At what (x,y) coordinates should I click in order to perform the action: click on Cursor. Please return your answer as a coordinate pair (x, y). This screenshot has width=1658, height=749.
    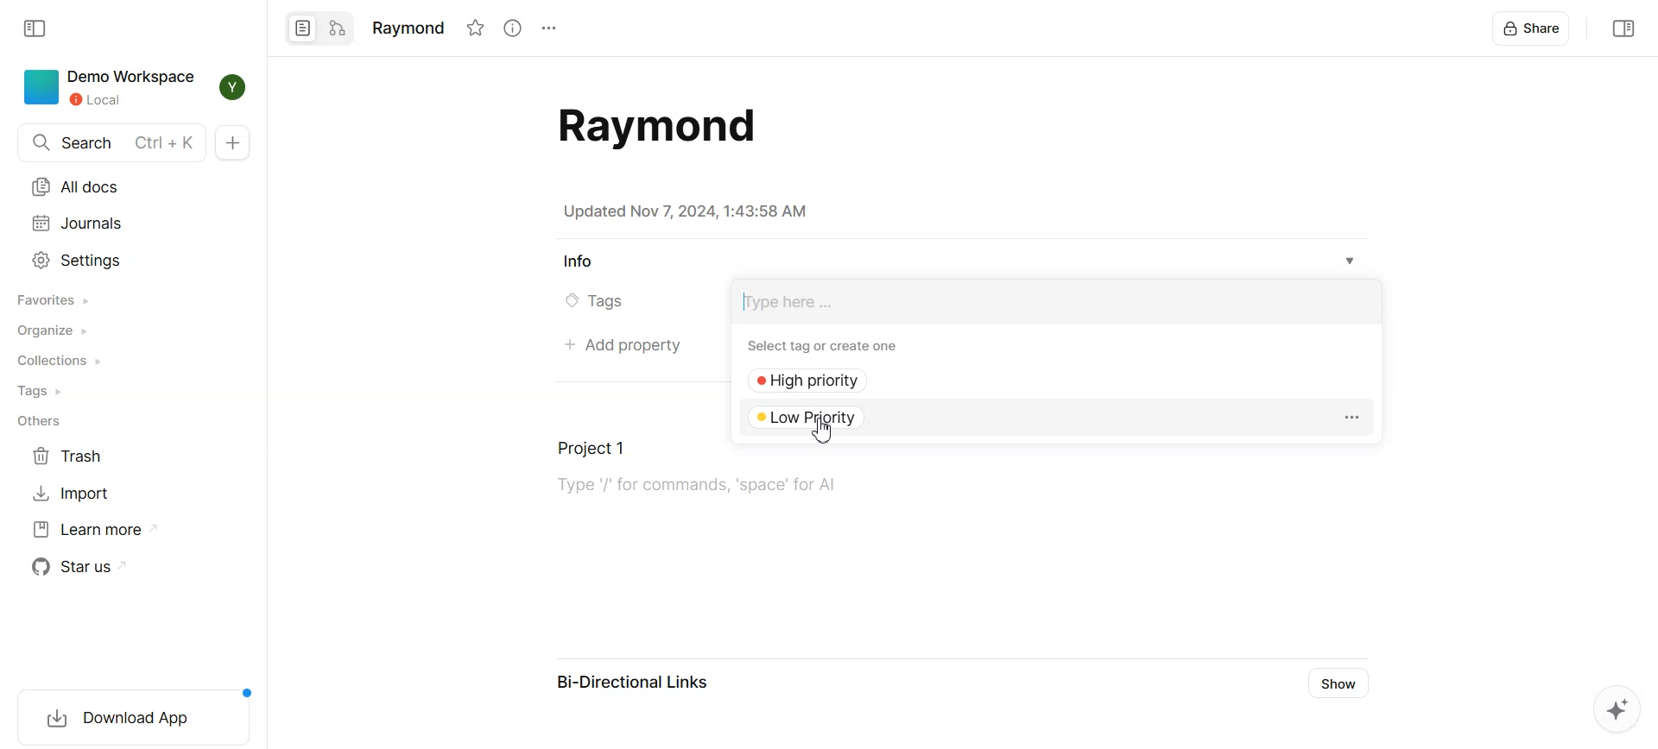
    Looking at the image, I should click on (826, 431).